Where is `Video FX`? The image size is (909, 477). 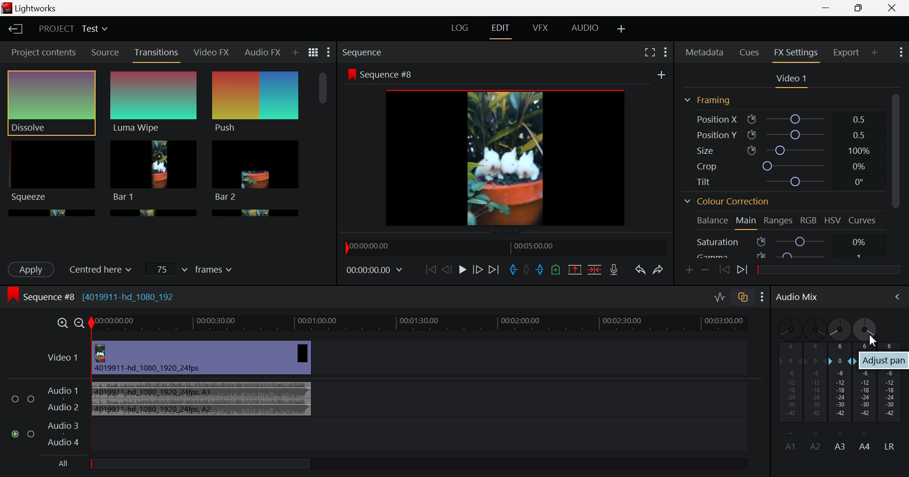 Video FX is located at coordinates (211, 53).